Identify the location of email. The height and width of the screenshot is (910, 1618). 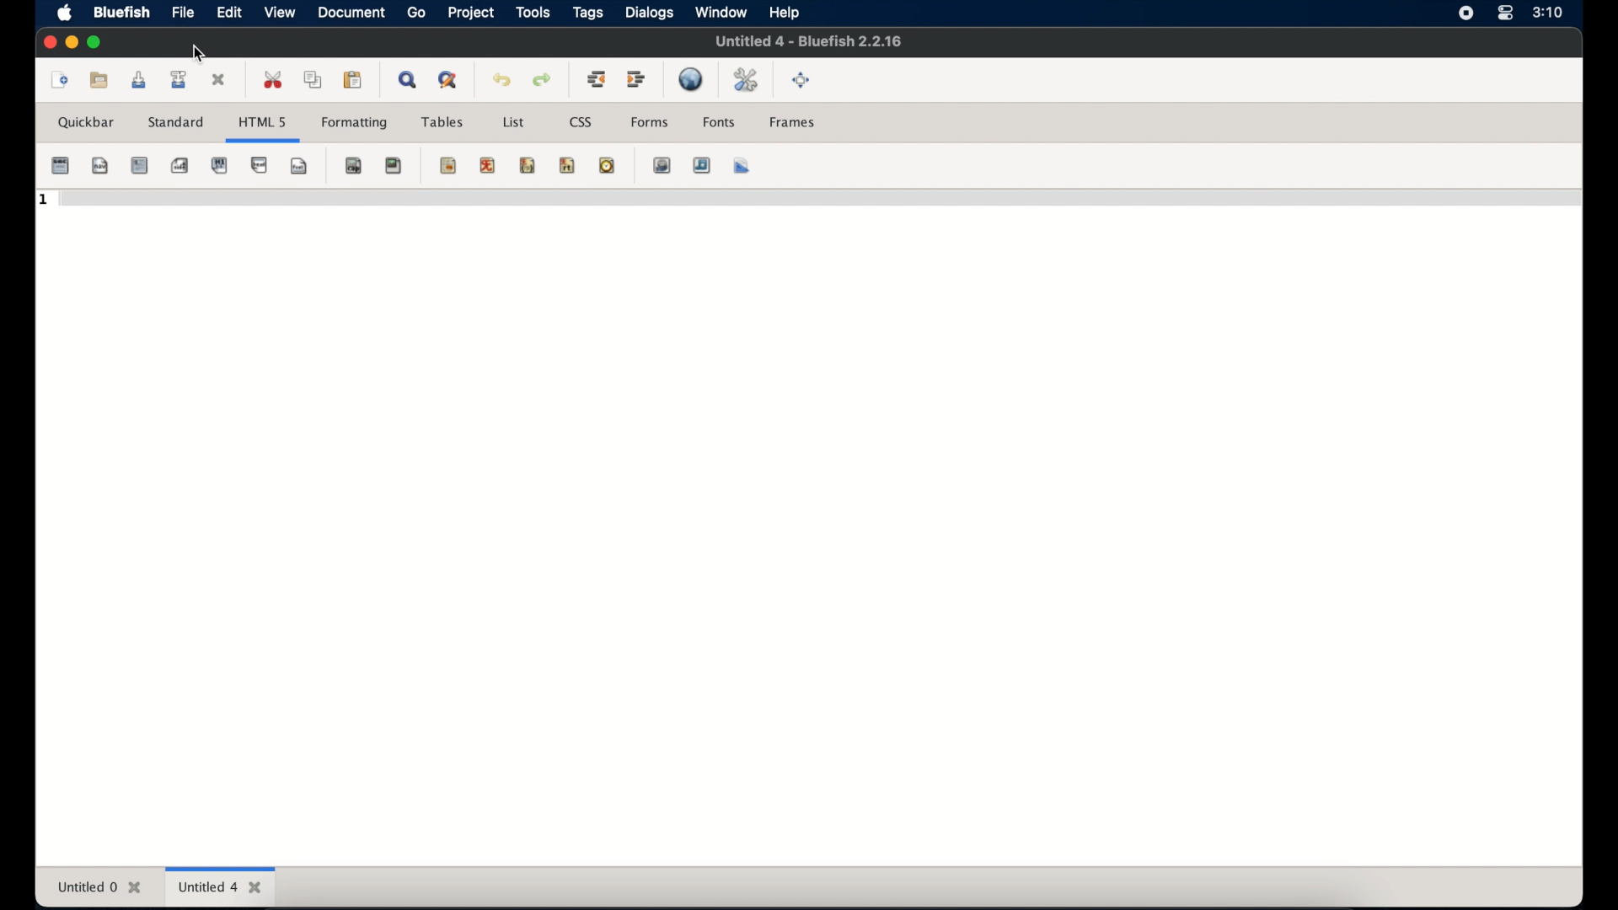
(609, 165).